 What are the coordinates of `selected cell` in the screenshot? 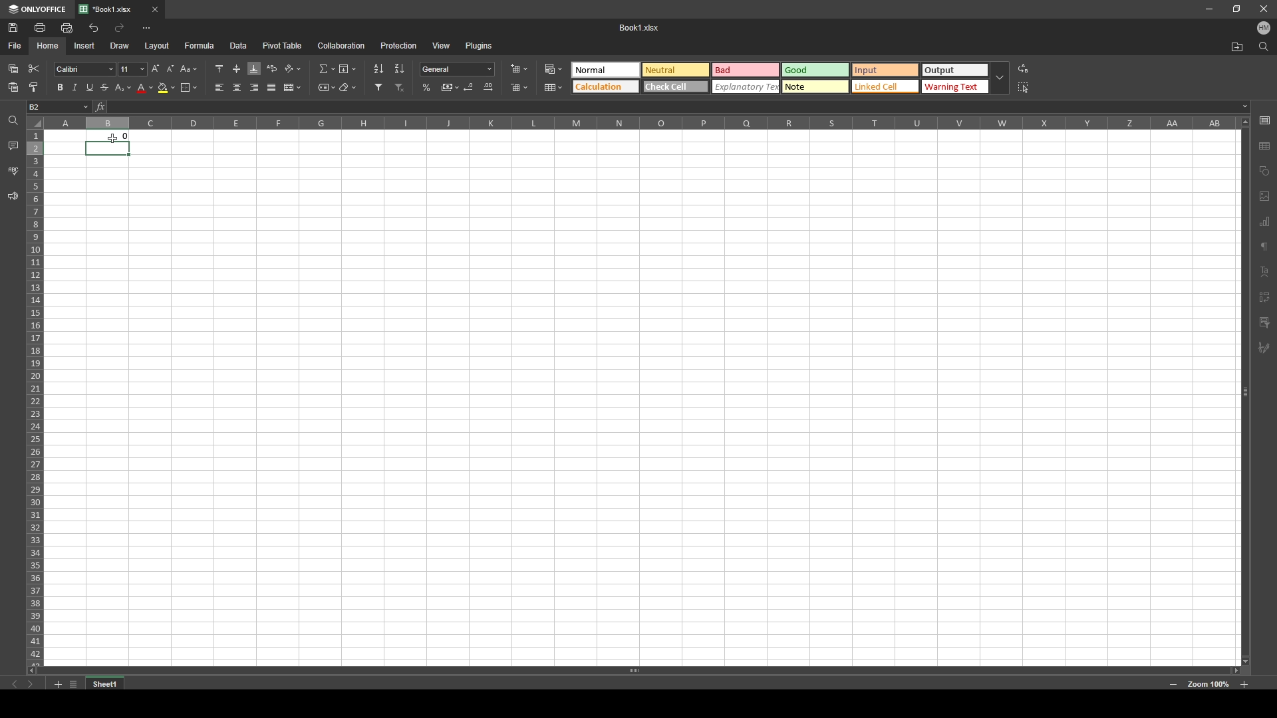 It's located at (108, 149).